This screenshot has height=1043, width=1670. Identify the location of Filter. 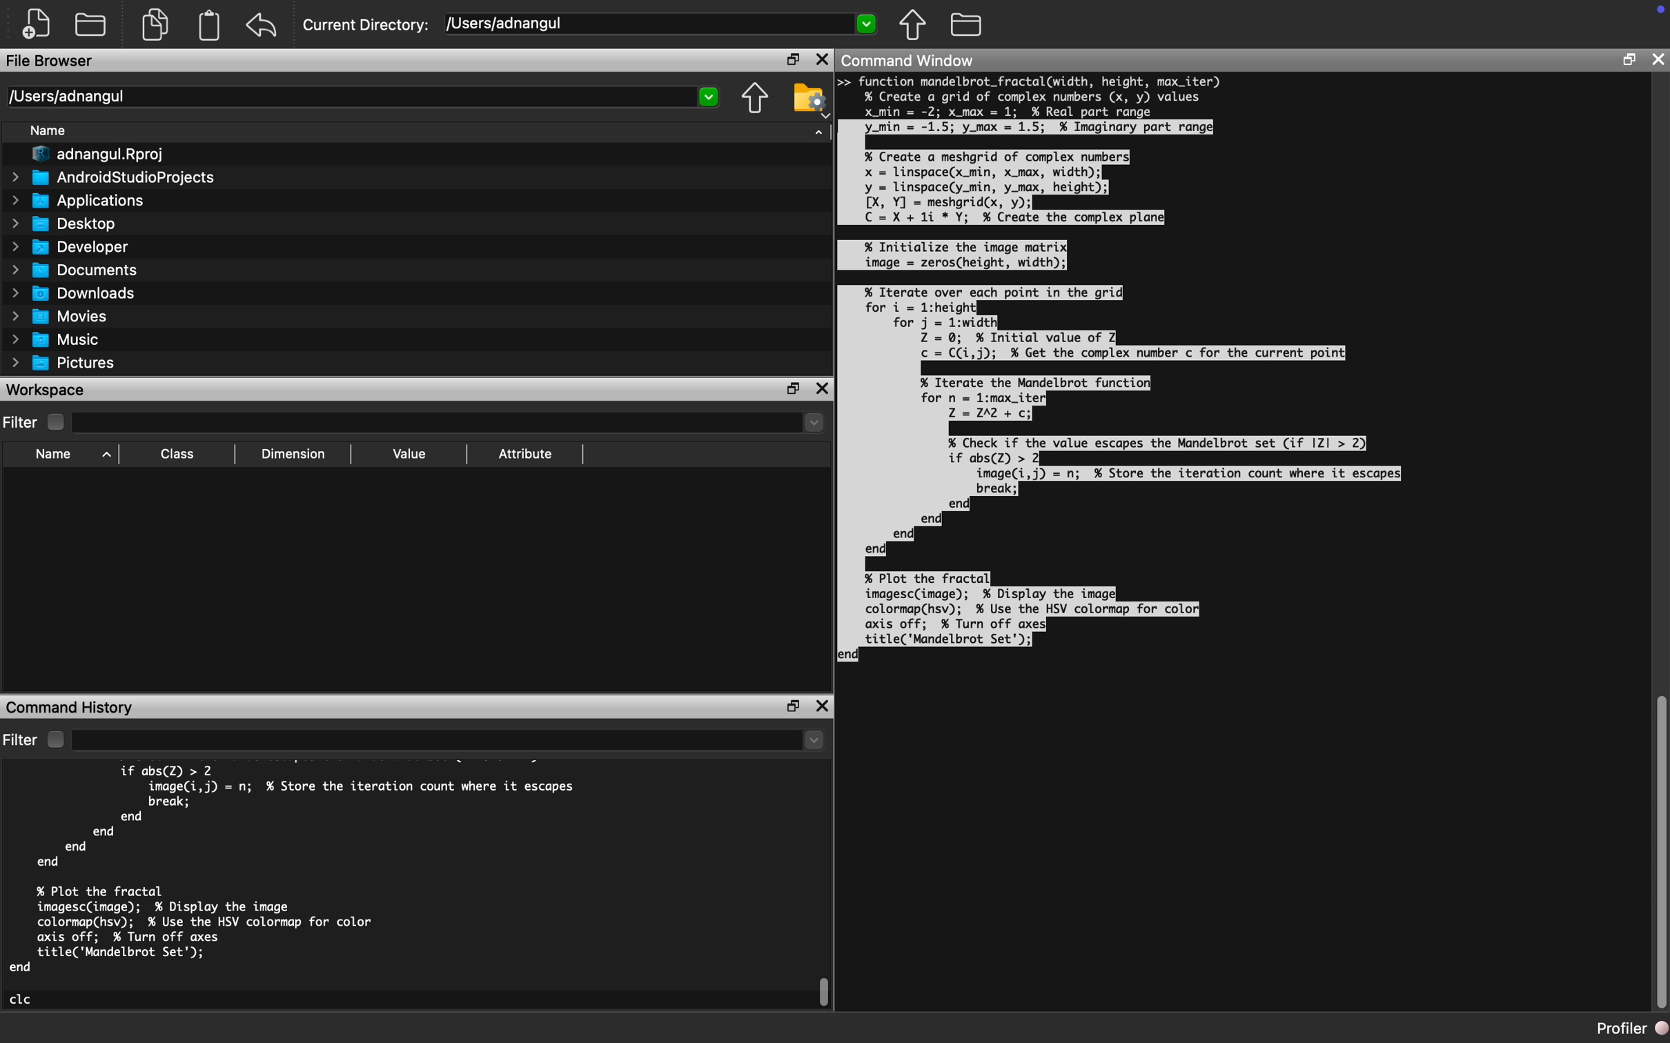
(21, 421).